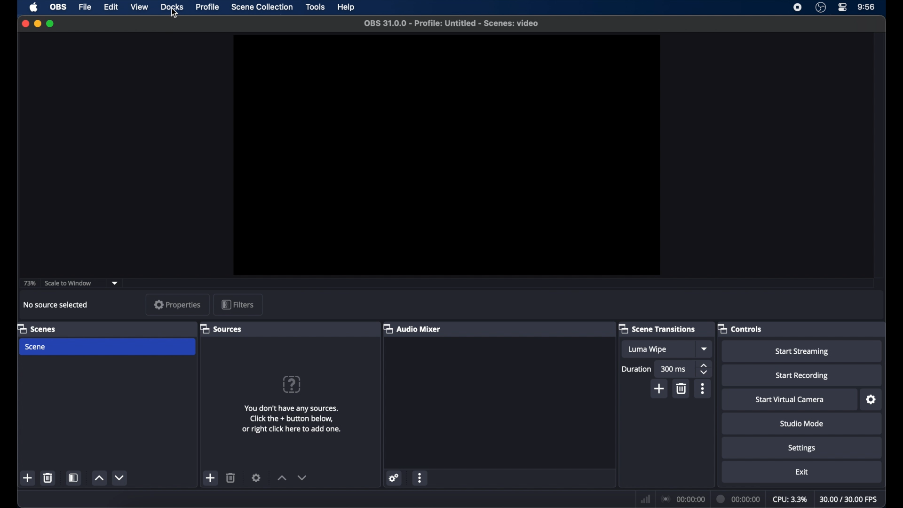  I want to click on scene transitions, so click(660, 329).